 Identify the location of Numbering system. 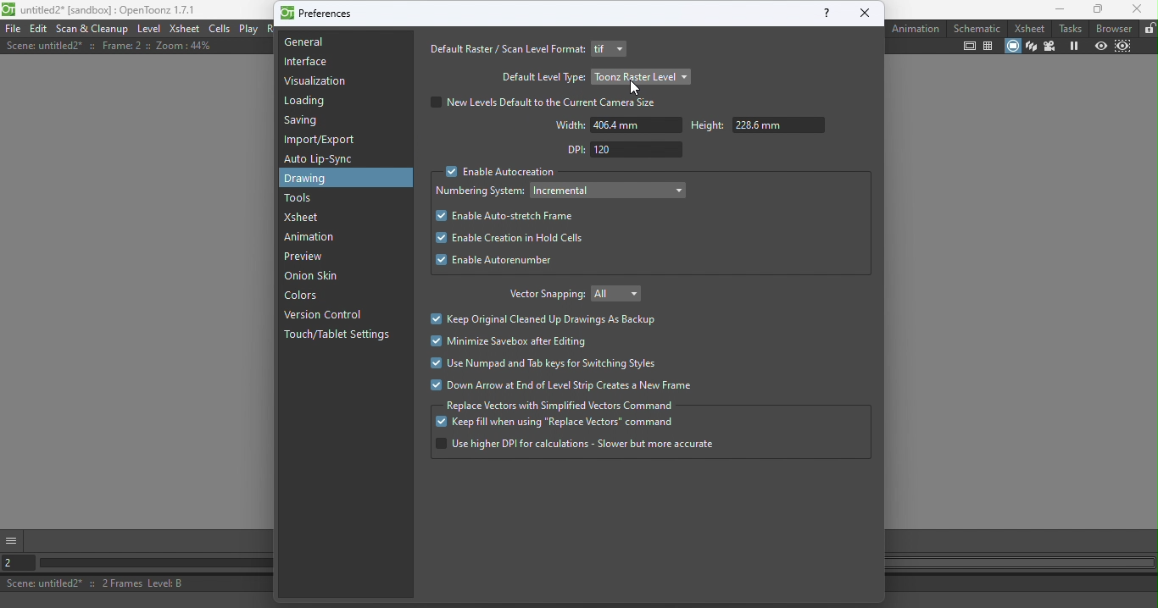
(482, 192).